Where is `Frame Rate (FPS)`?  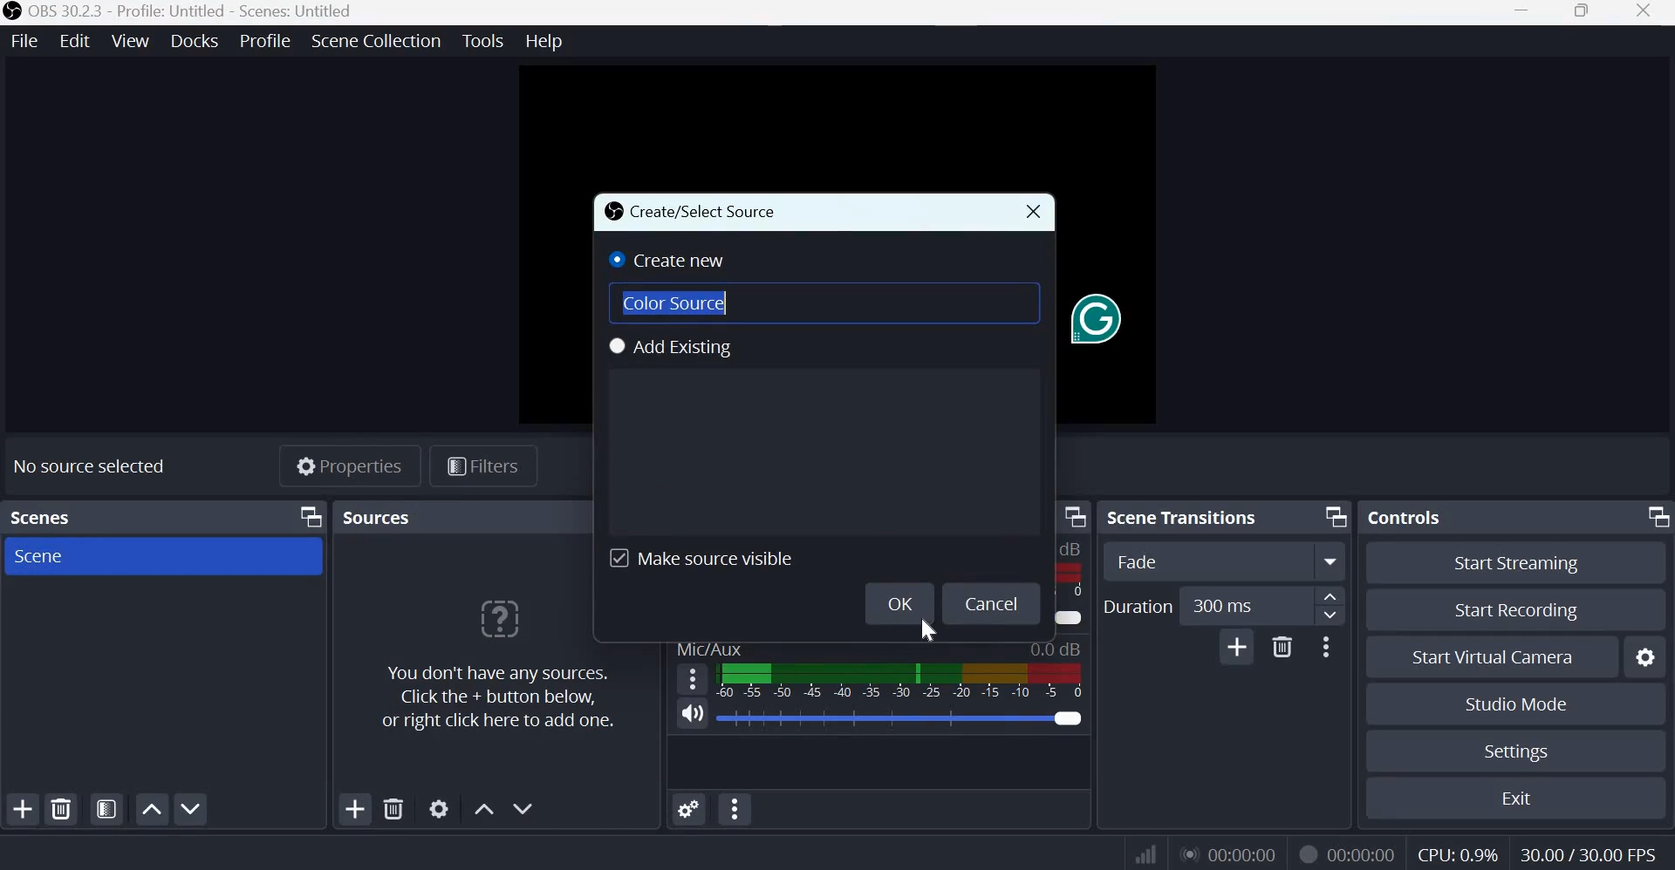 Frame Rate (FPS) is located at coordinates (1583, 853).